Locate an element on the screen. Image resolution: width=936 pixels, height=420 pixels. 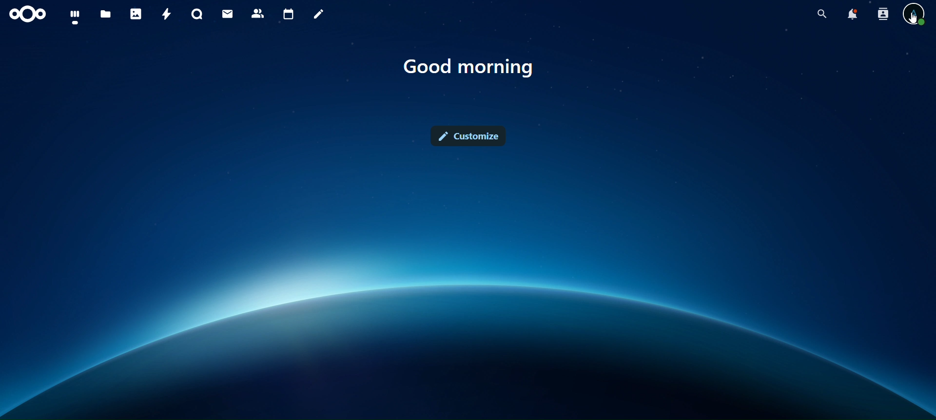
notes is located at coordinates (320, 15).